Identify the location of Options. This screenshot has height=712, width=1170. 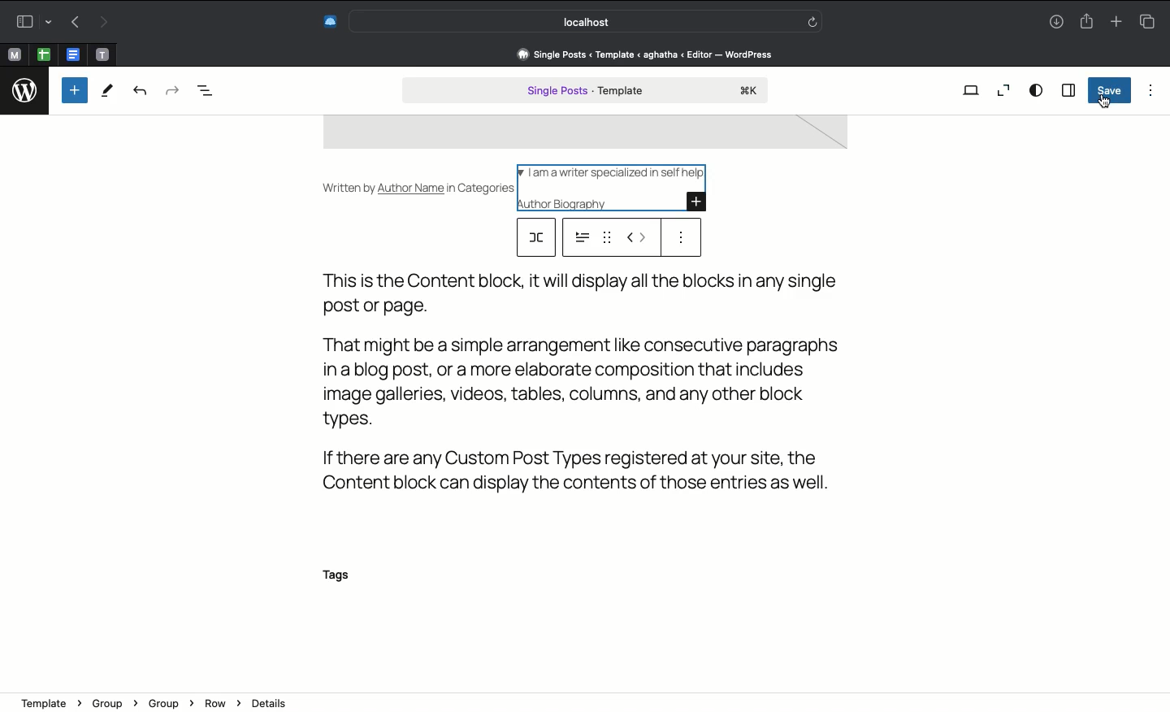
(1150, 89).